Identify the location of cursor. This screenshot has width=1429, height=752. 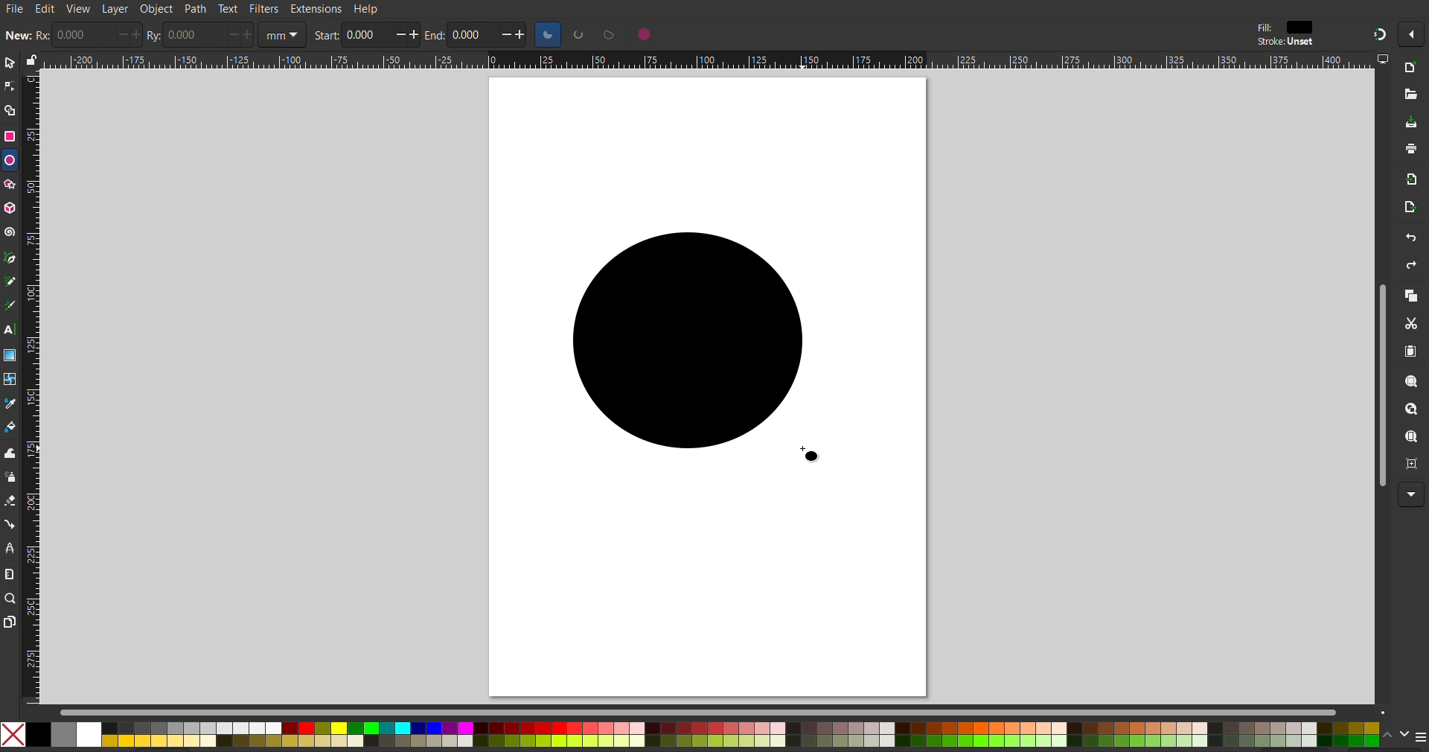
(823, 459).